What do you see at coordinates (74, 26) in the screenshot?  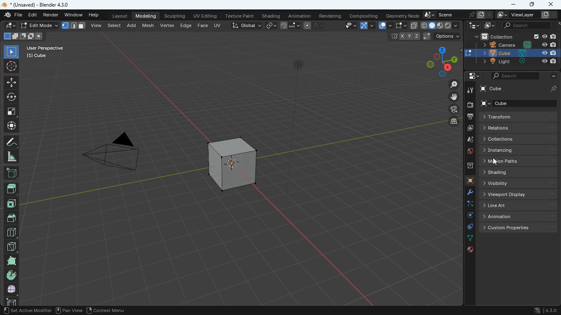 I see `perks` at bounding box center [74, 26].